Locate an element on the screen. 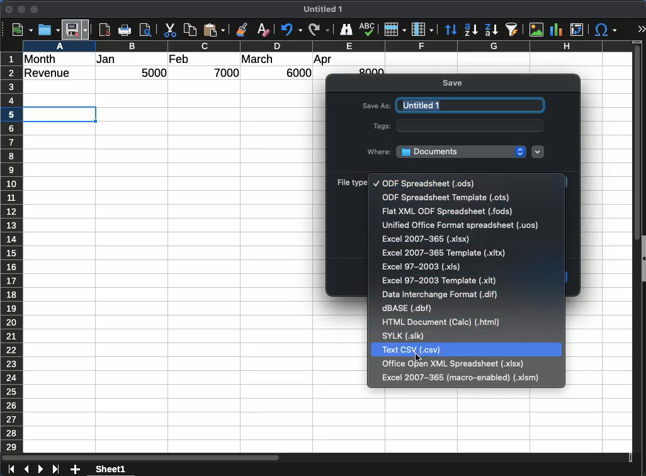 The height and width of the screenshot is (476, 646). unified office format spreadsheet is located at coordinates (461, 225).